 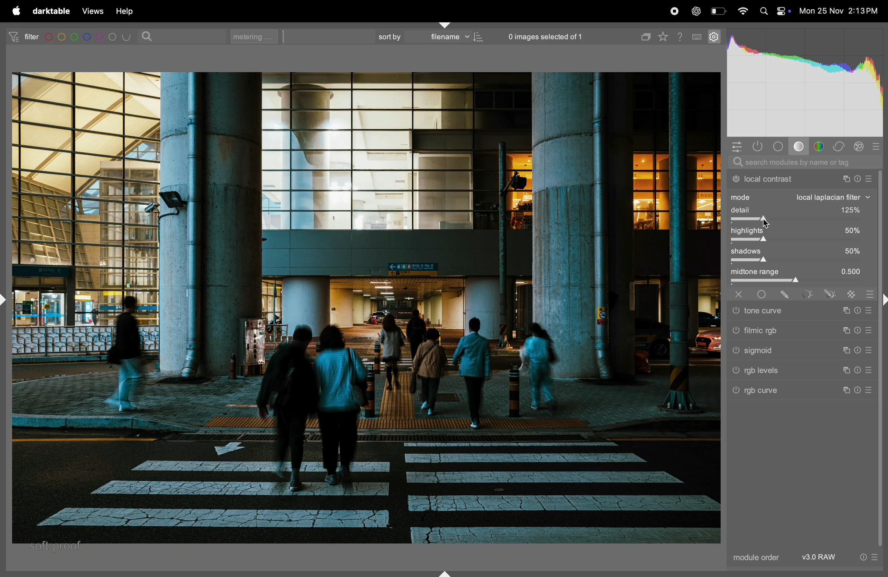 What do you see at coordinates (858, 369) in the screenshot?
I see `reset` at bounding box center [858, 369].